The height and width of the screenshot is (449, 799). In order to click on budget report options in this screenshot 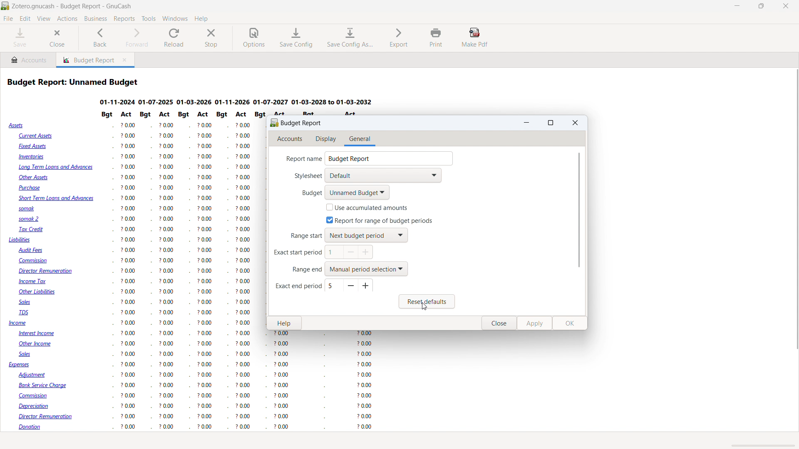, I will do `click(296, 122)`.